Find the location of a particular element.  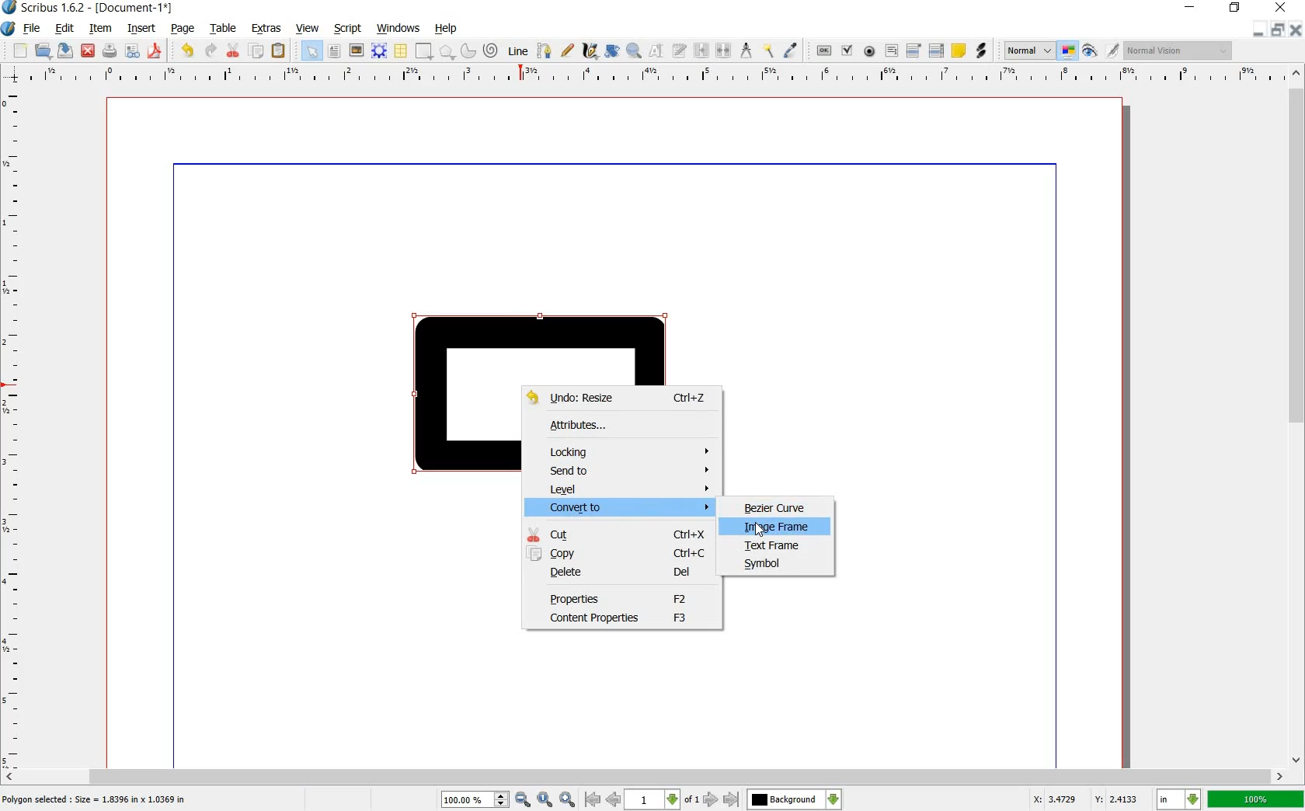

undo is located at coordinates (188, 50).